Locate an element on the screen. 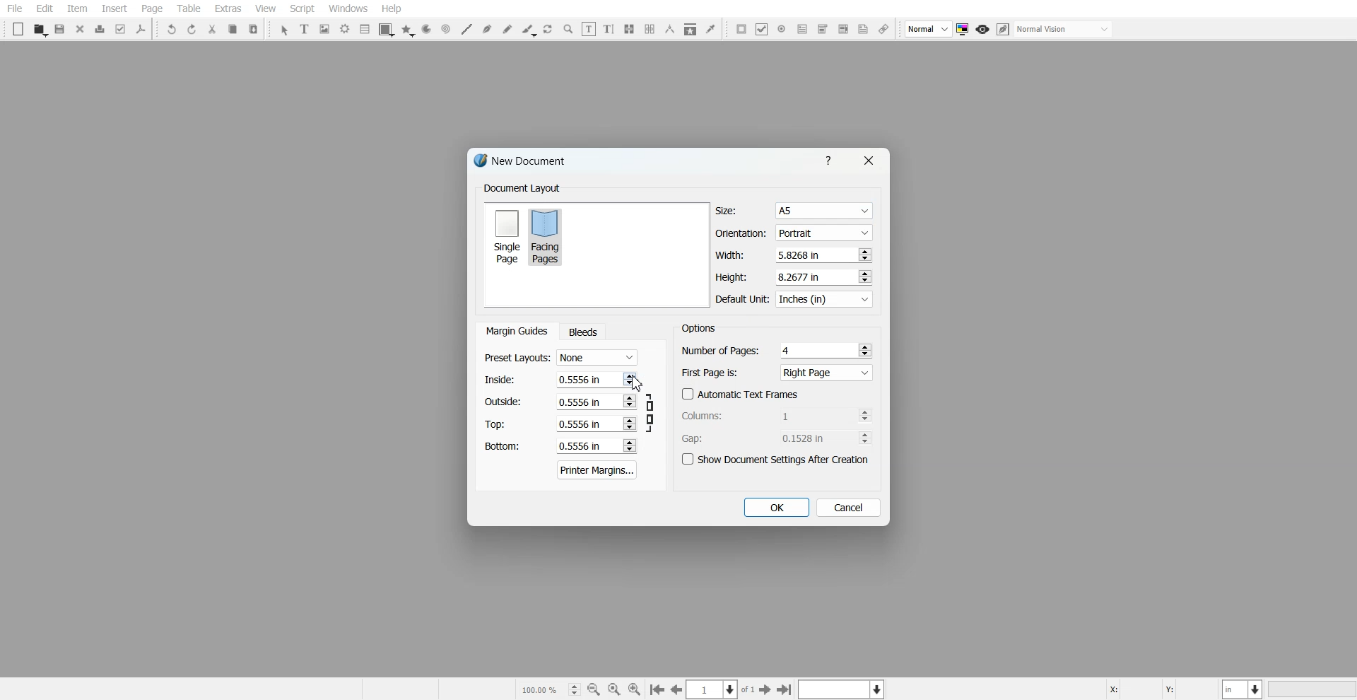 The height and width of the screenshot is (700, 1357). Left margin adjuster is located at coordinates (560, 379).